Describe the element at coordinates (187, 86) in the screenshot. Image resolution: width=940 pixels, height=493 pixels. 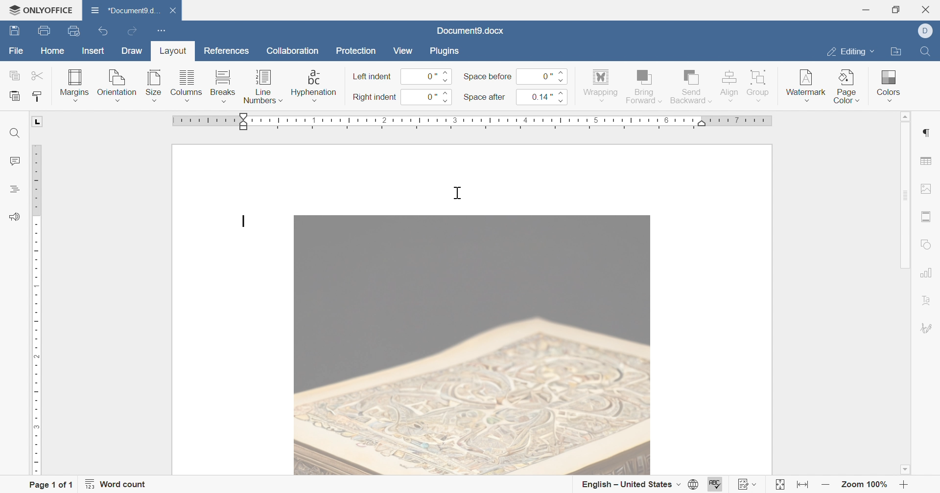
I see `columns` at that location.